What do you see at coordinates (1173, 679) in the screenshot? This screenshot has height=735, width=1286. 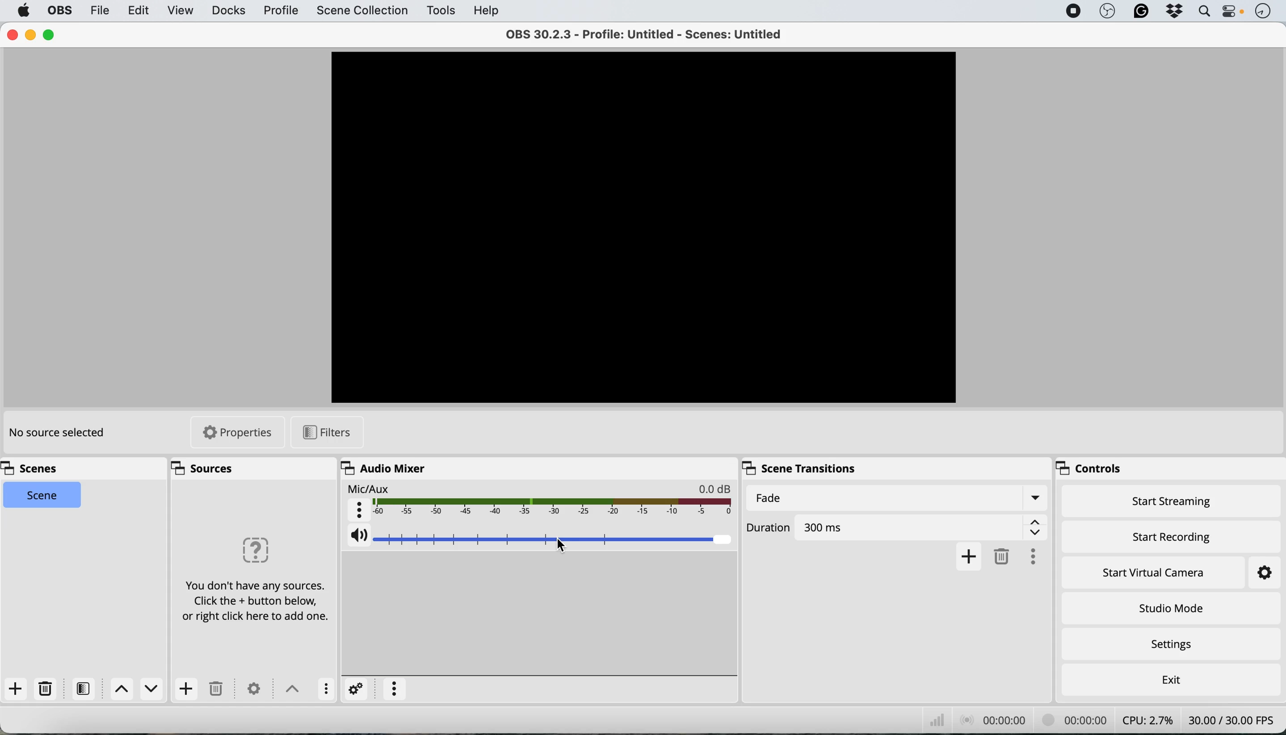 I see `exit` at bounding box center [1173, 679].